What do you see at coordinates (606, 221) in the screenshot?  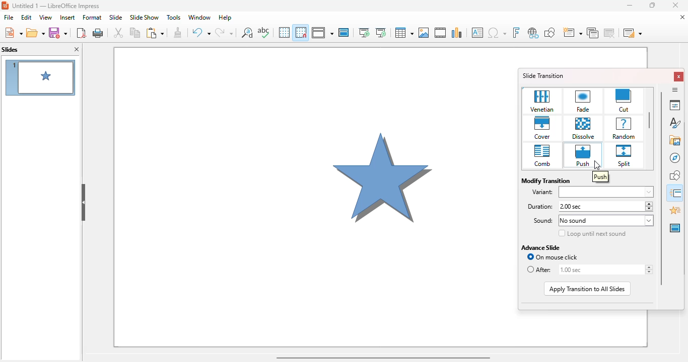 I see ` no sound` at bounding box center [606, 221].